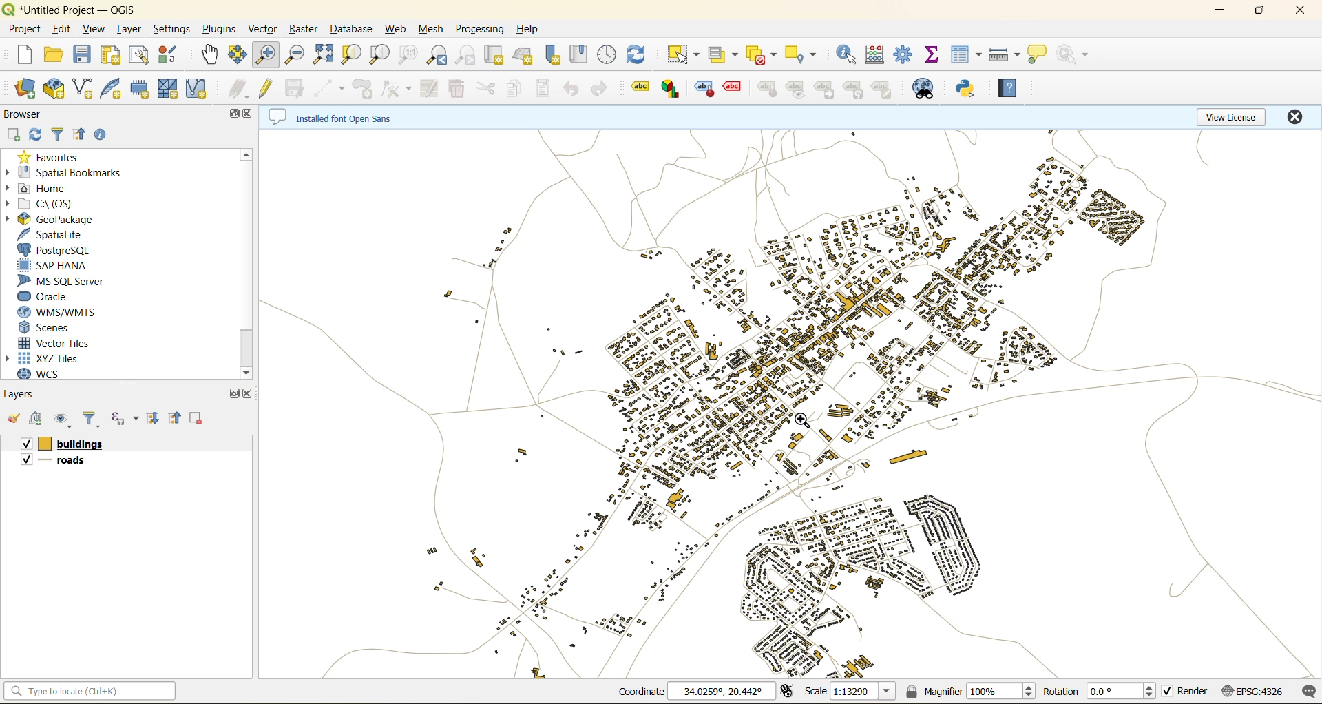 This screenshot has width=1322, height=704. What do you see at coordinates (143, 88) in the screenshot?
I see `temporary scratch layer` at bounding box center [143, 88].